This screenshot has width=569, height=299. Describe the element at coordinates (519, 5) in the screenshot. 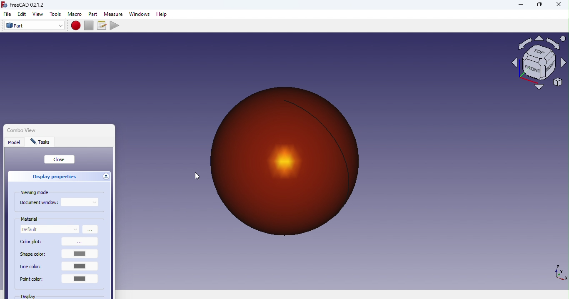

I see `Minimize` at that location.